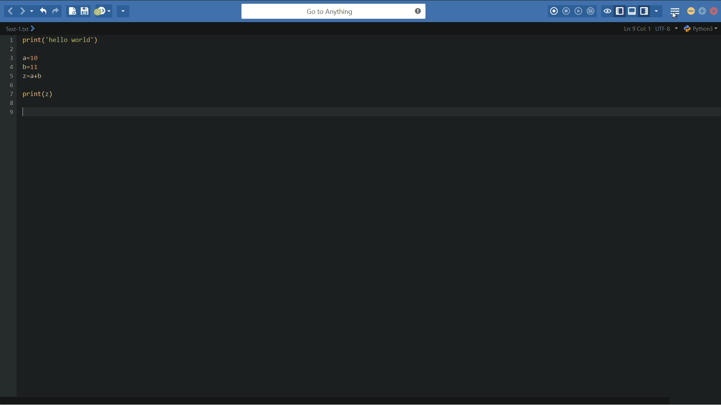  What do you see at coordinates (637, 29) in the screenshot?
I see `ln:9 col:1` at bounding box center [637, 29].